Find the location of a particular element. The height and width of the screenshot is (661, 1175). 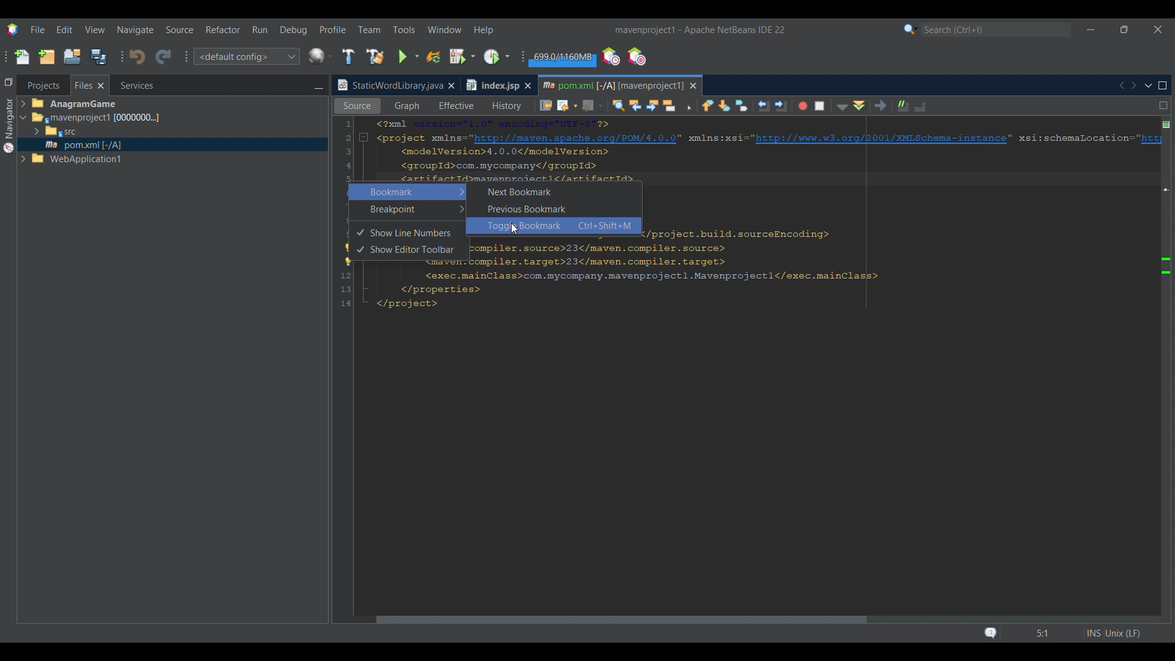

Help menu is located at coordinates (483, 31).